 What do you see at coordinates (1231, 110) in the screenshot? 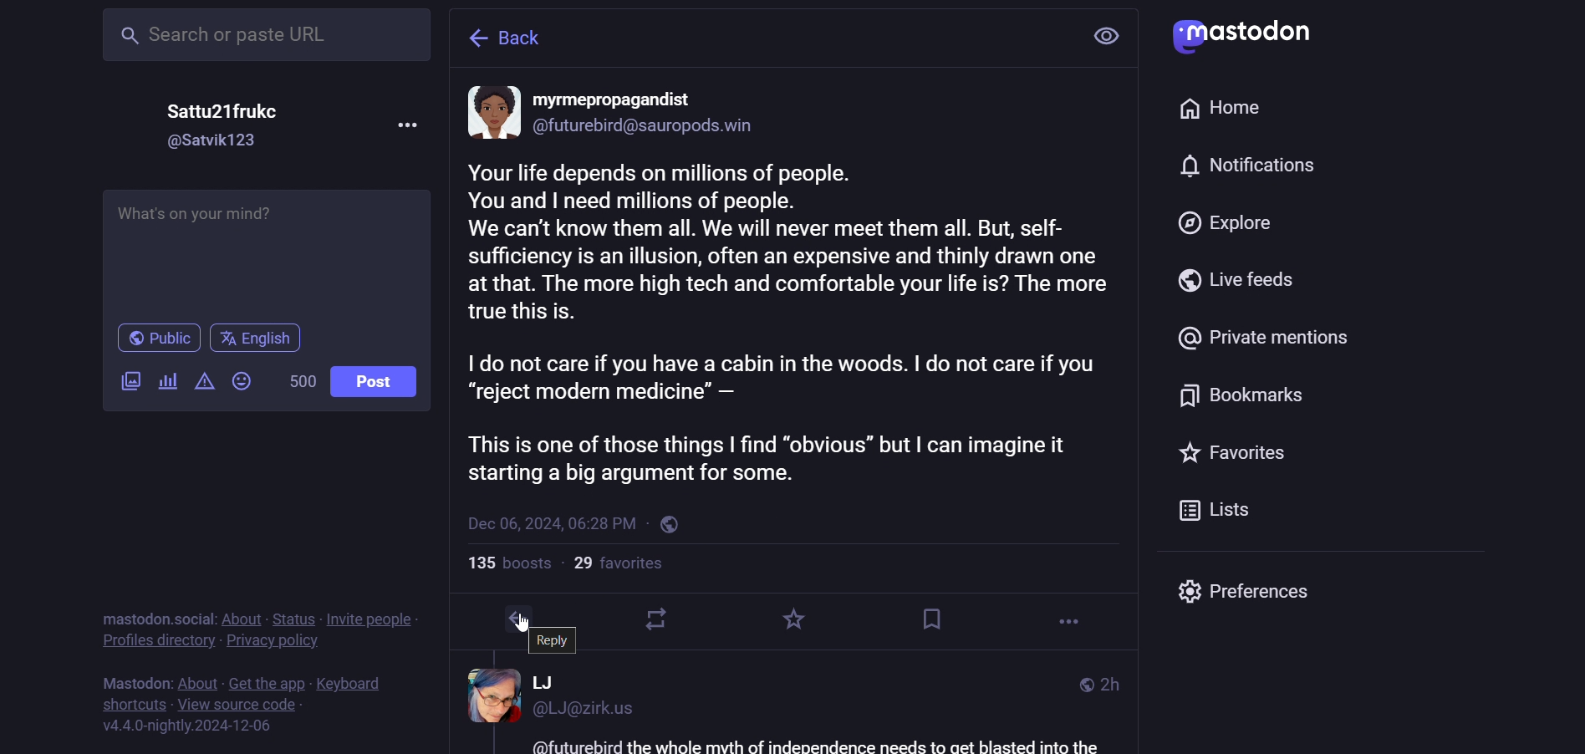
I see `home` at bounding box center [1231, 110].